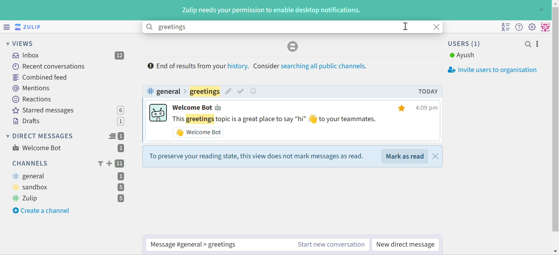  What do you see at coordinates (33, 188) in the screenshot?
I see `sandbox` at bounding box center [33, 188].